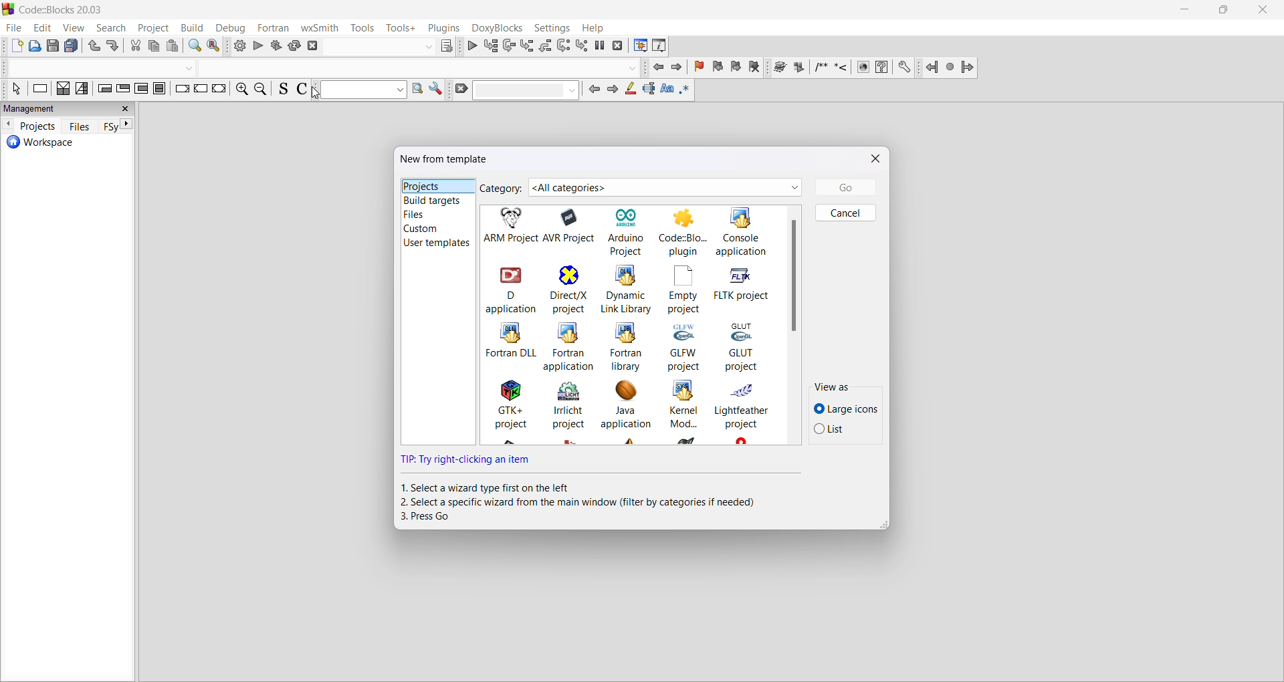  Describe the element at coordinates (601, 45) in the screenshot. I see `break debugger` at that location.